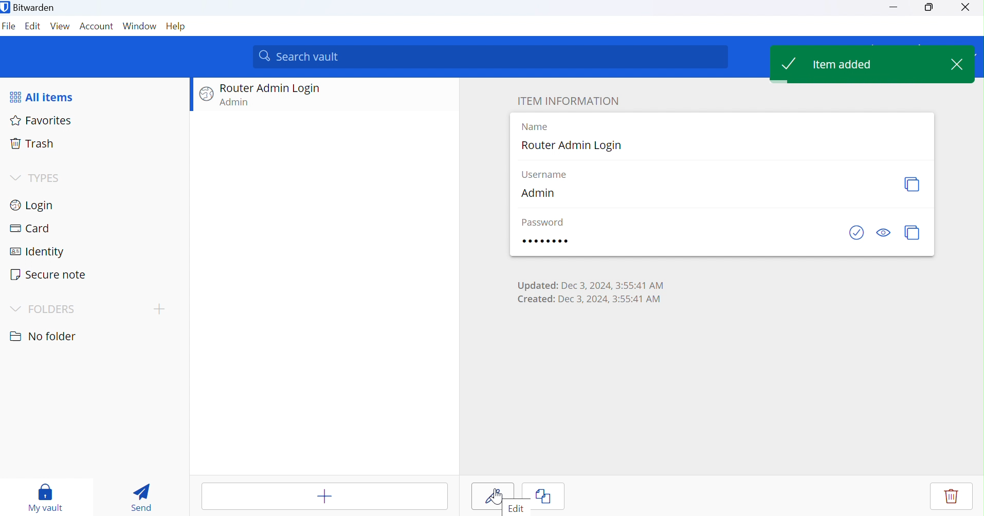 The width and height of the screenshot is (984, 516). What do you see at coordinates (929, 8) in the screenshot?
I see `maximum` at bounding box center [929, 8].